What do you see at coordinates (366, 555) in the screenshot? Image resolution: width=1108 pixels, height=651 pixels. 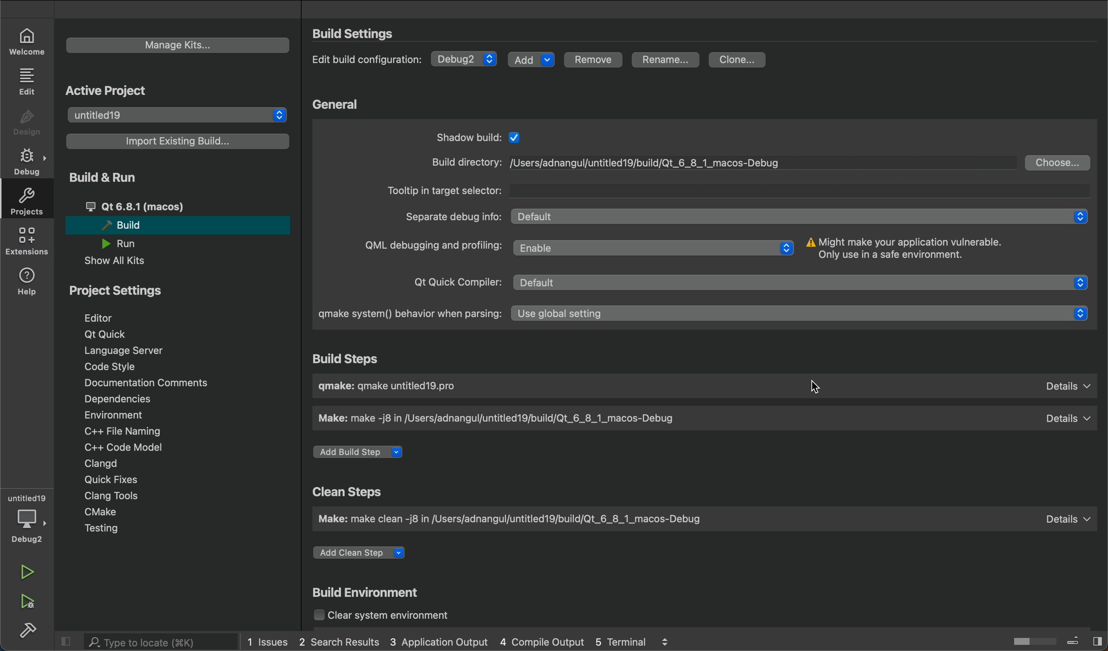 I see `add clean step` at bounding box center [366, 555].